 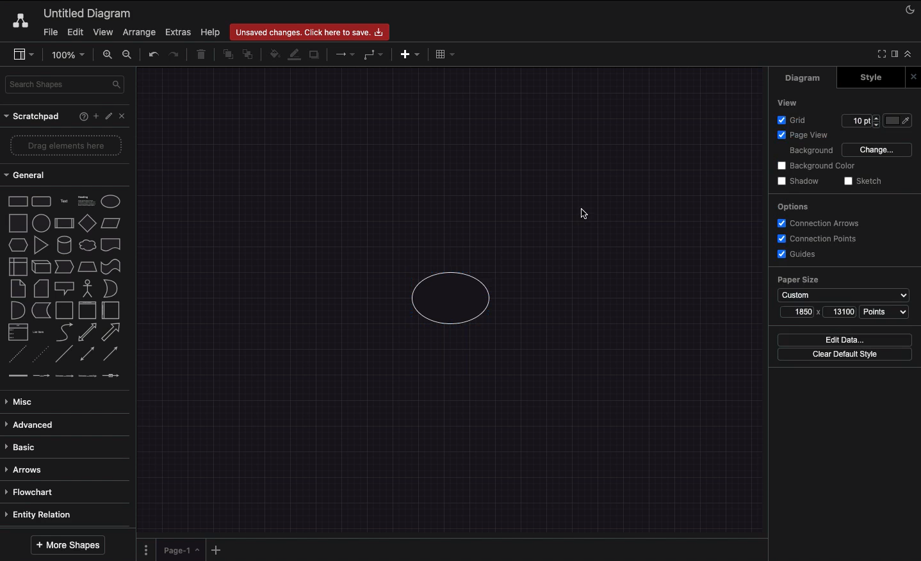 What do you see at coordinates (844, 311) in the screenshot?
I see `13100` at bounding box center [844, 311].